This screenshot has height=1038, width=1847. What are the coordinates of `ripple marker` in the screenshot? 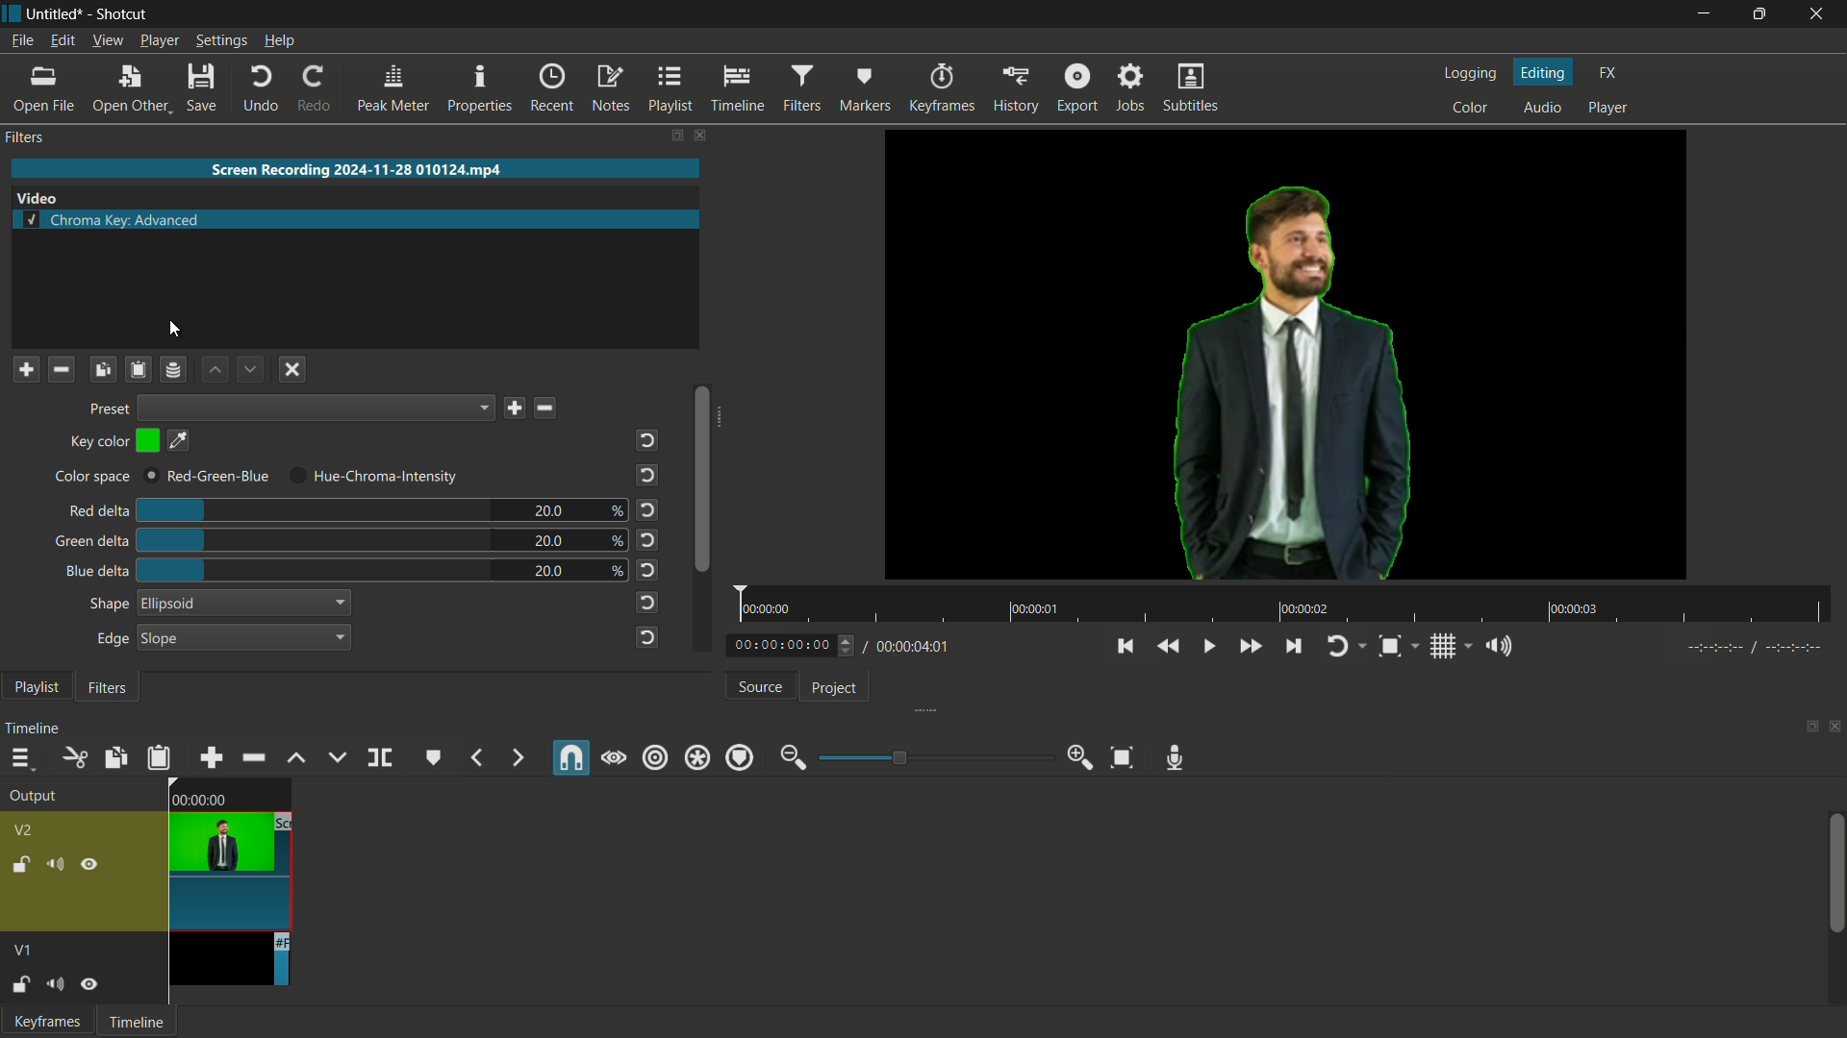 It's located at (738, 757).